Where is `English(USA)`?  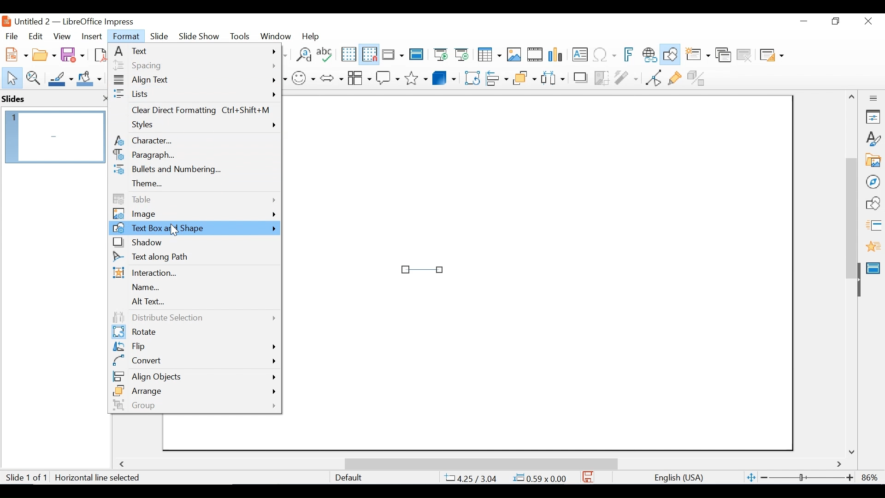 English(USA) is located at coordinates (674, 478).